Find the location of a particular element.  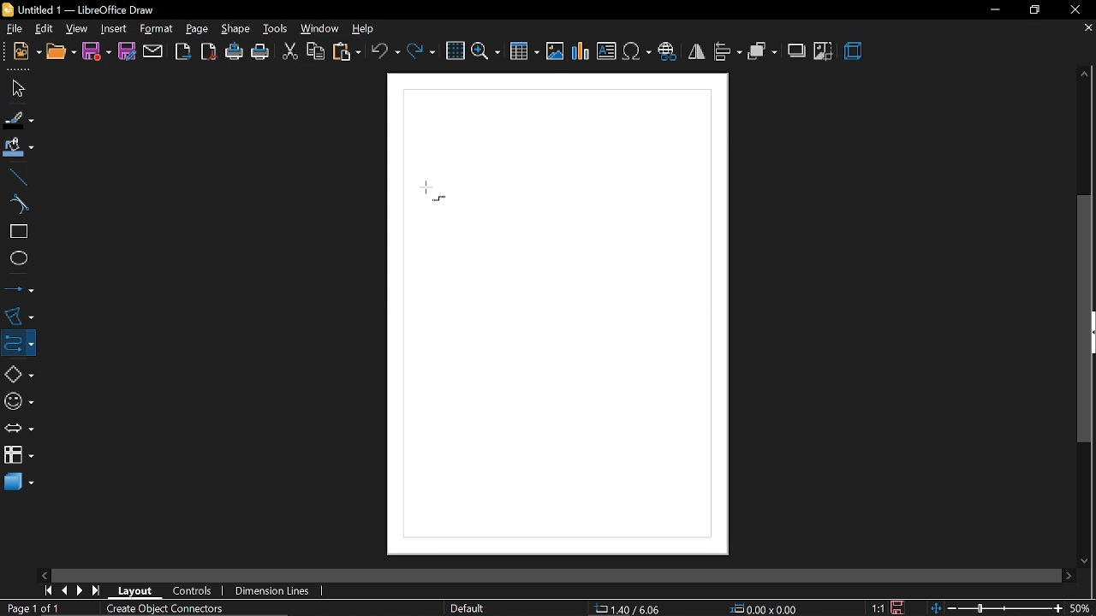

close current tab is located at coordinates (1087, 32).